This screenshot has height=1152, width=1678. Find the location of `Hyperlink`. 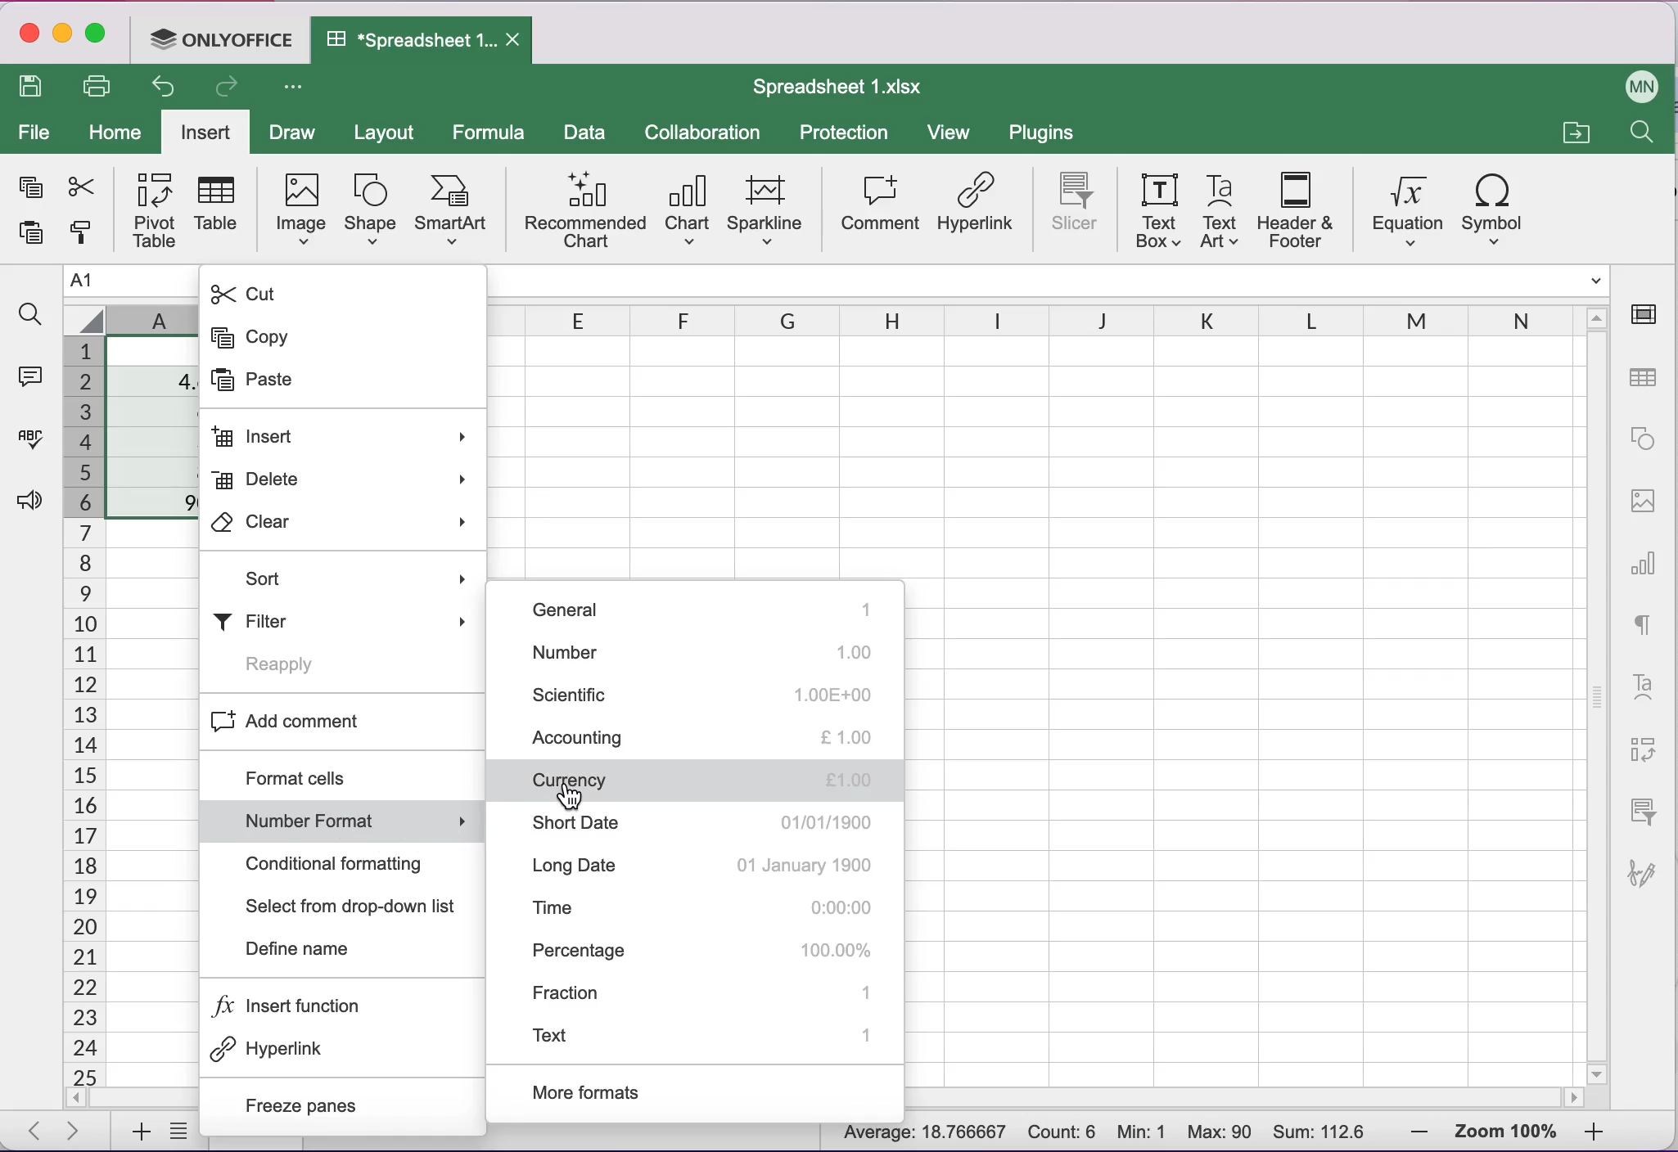

Hyperlink is located at coordinates (333, 1050).